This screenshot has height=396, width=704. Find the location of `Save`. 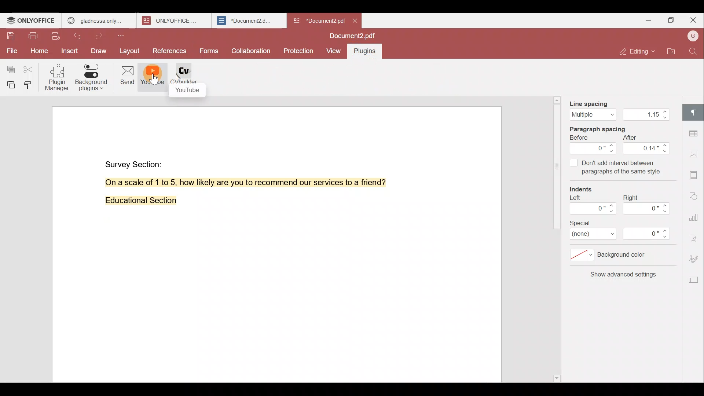

Save is located at coordinates (11, 38).